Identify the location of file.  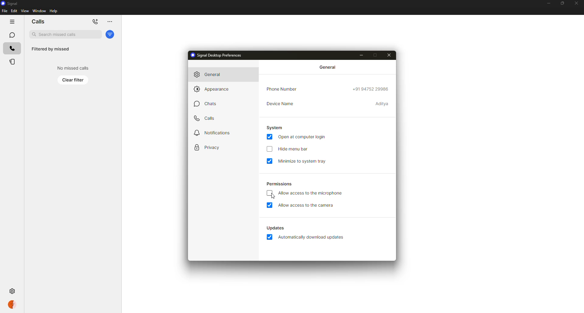
(5, 11).